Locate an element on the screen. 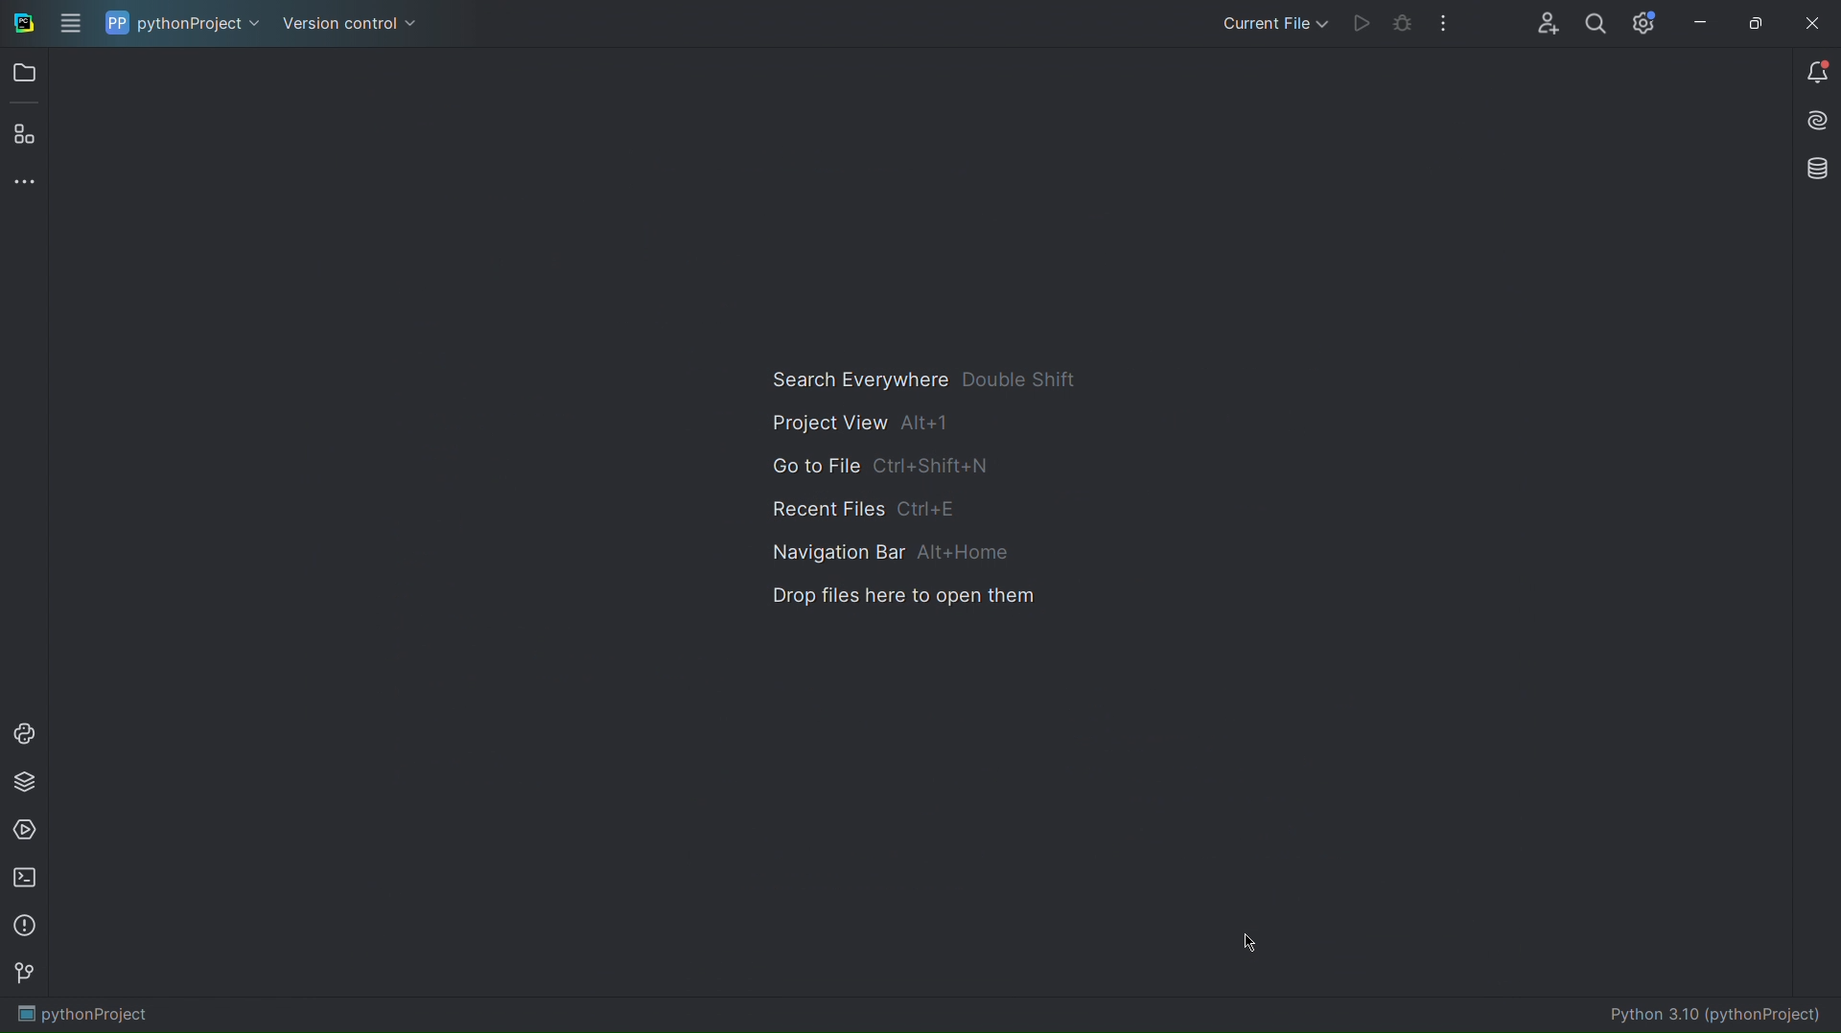 The height and width of the screenshot is (1033, 1841). Logo is located at coordinates (21, 23).